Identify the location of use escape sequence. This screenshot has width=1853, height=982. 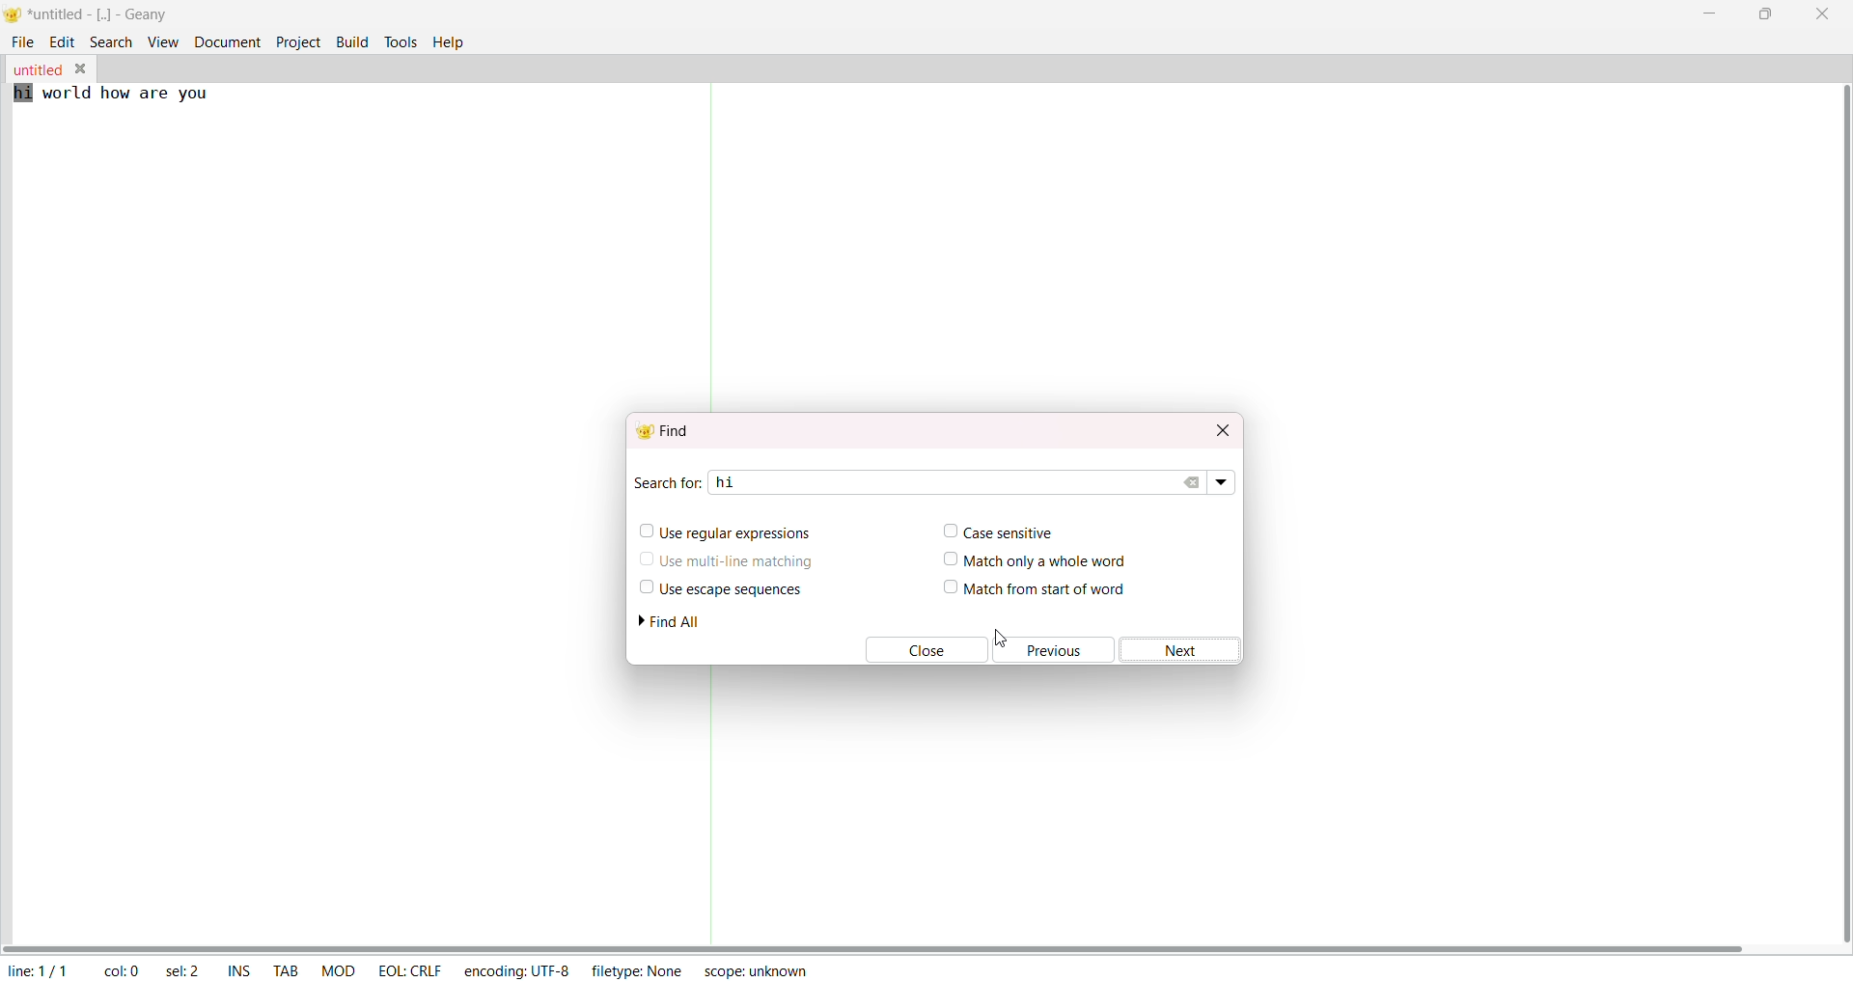
(717, 591).